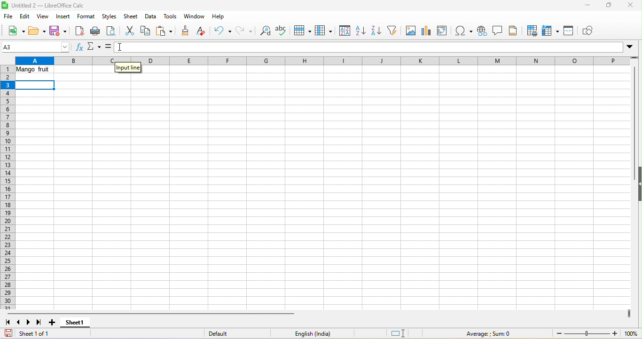  I want to click on input file, so click(127, 68).